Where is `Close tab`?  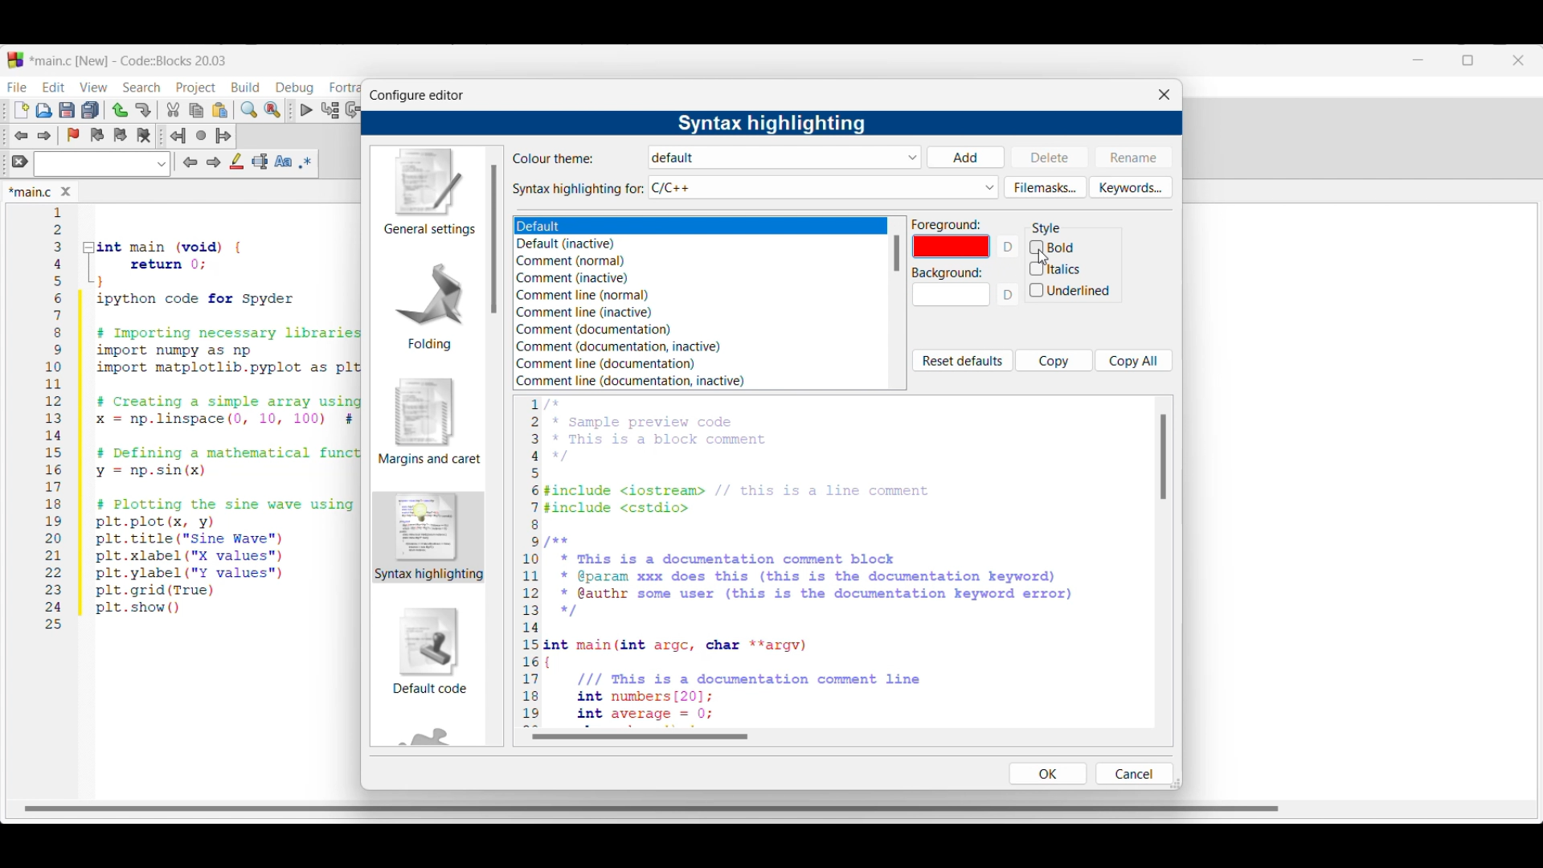 Close tab is located at coordinates (66, 191).